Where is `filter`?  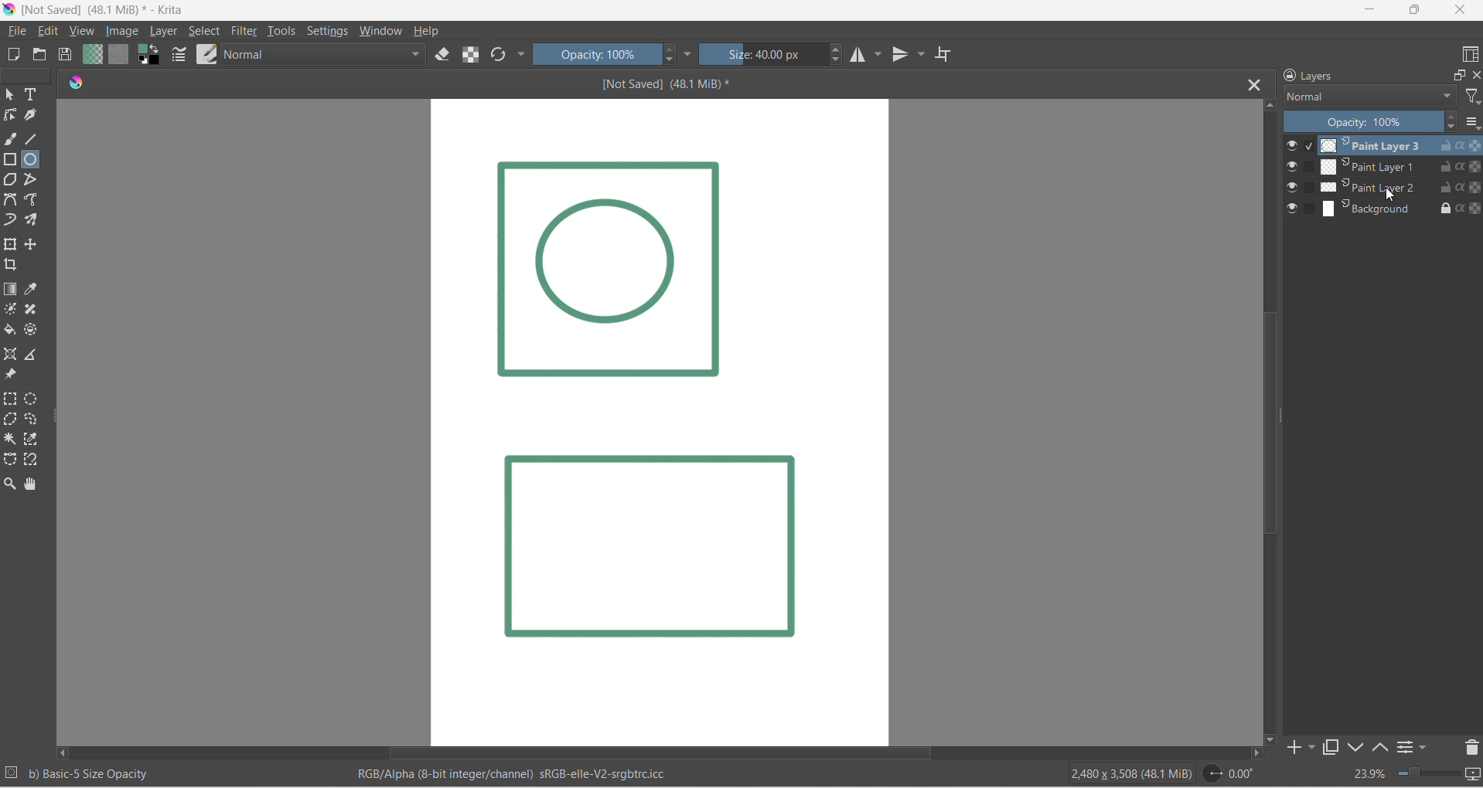 filter is located at coordinates (1474, 97).